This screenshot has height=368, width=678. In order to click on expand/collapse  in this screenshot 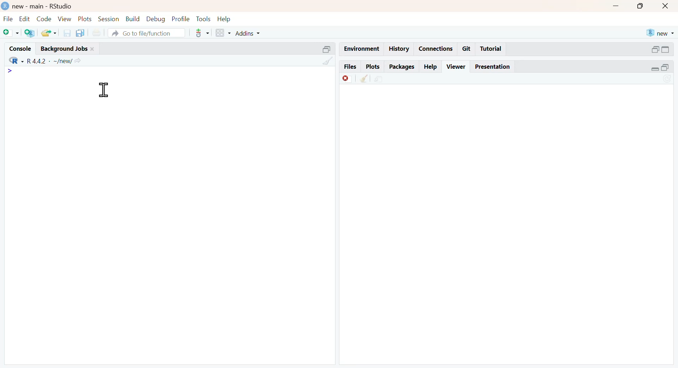, I will do `click(327, 49)`.